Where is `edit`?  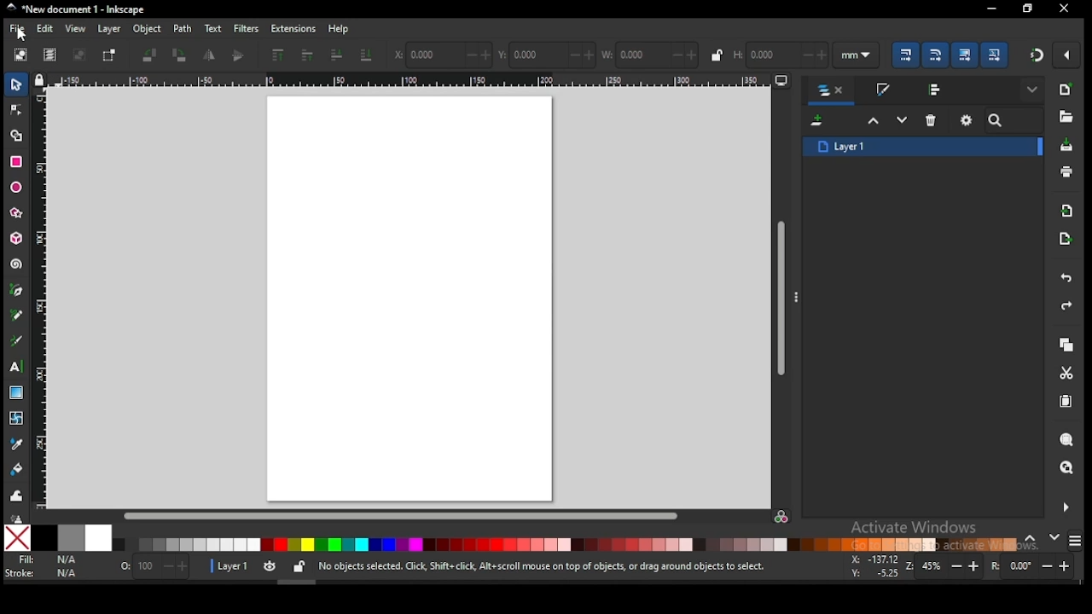 edit is located at coordinates (48, 29).